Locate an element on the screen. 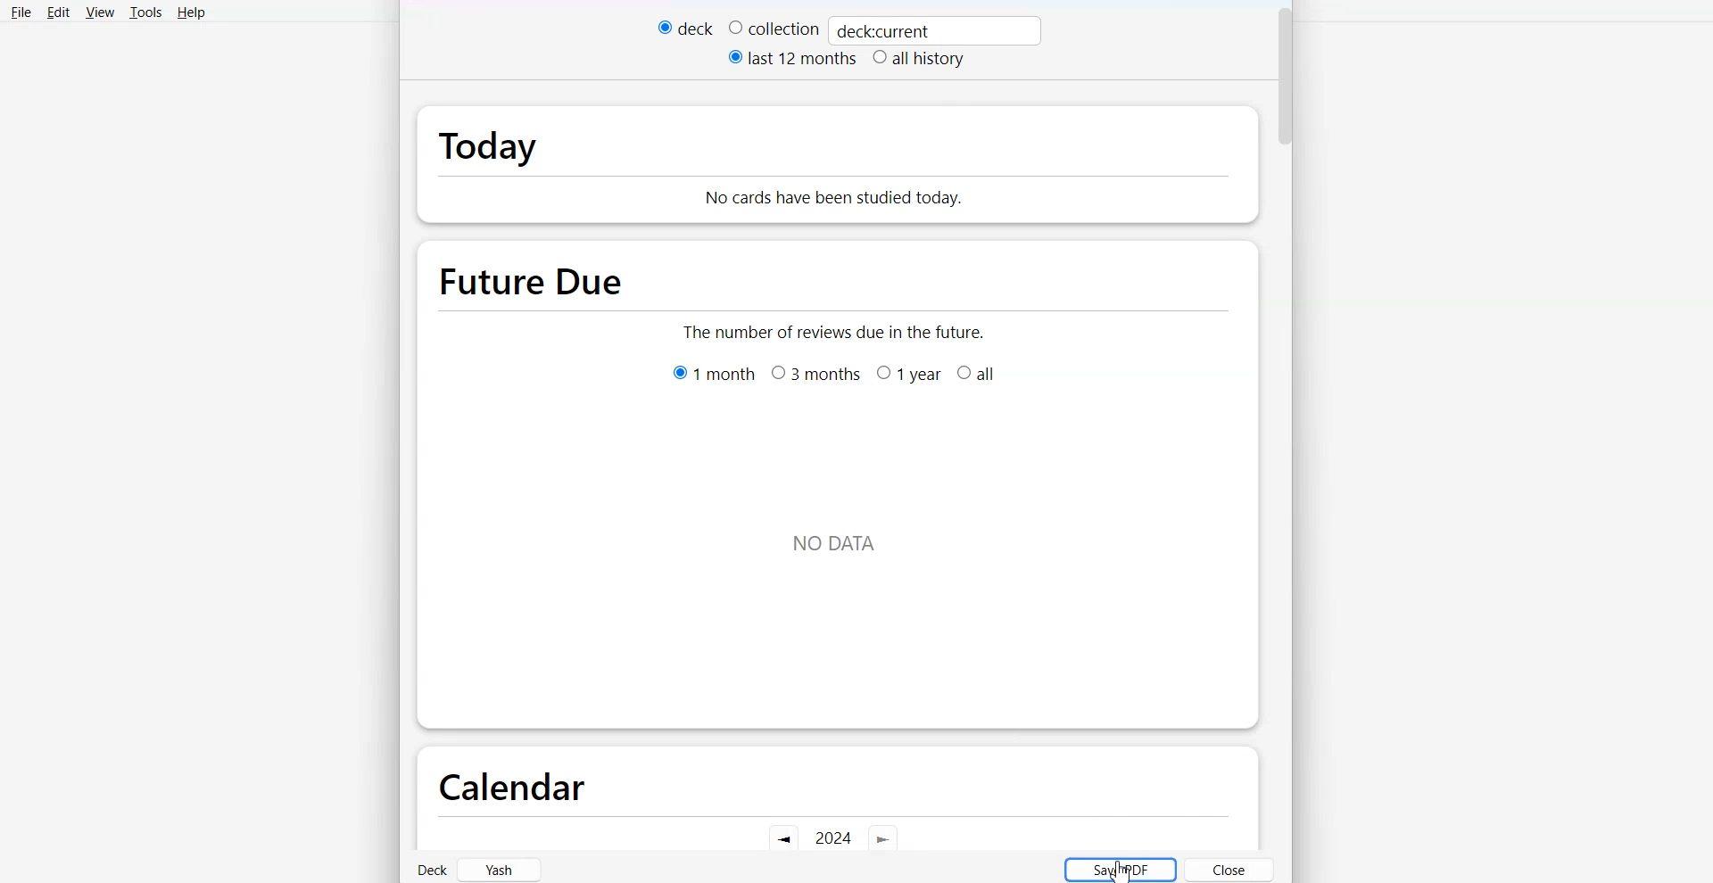  1 Month is located at coordinates (714, 372).